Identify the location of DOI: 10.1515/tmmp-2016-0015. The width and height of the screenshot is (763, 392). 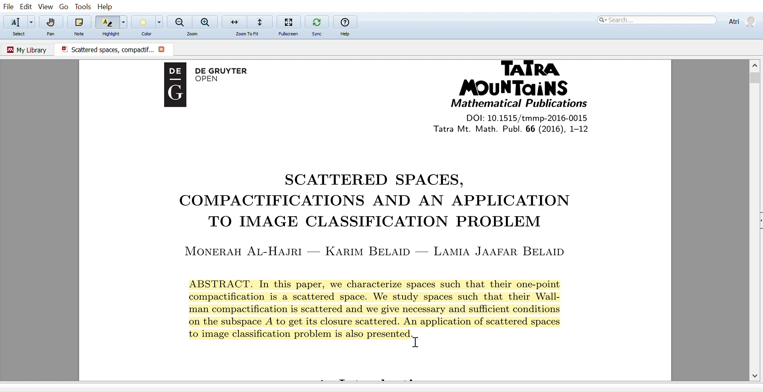
(524, 117).